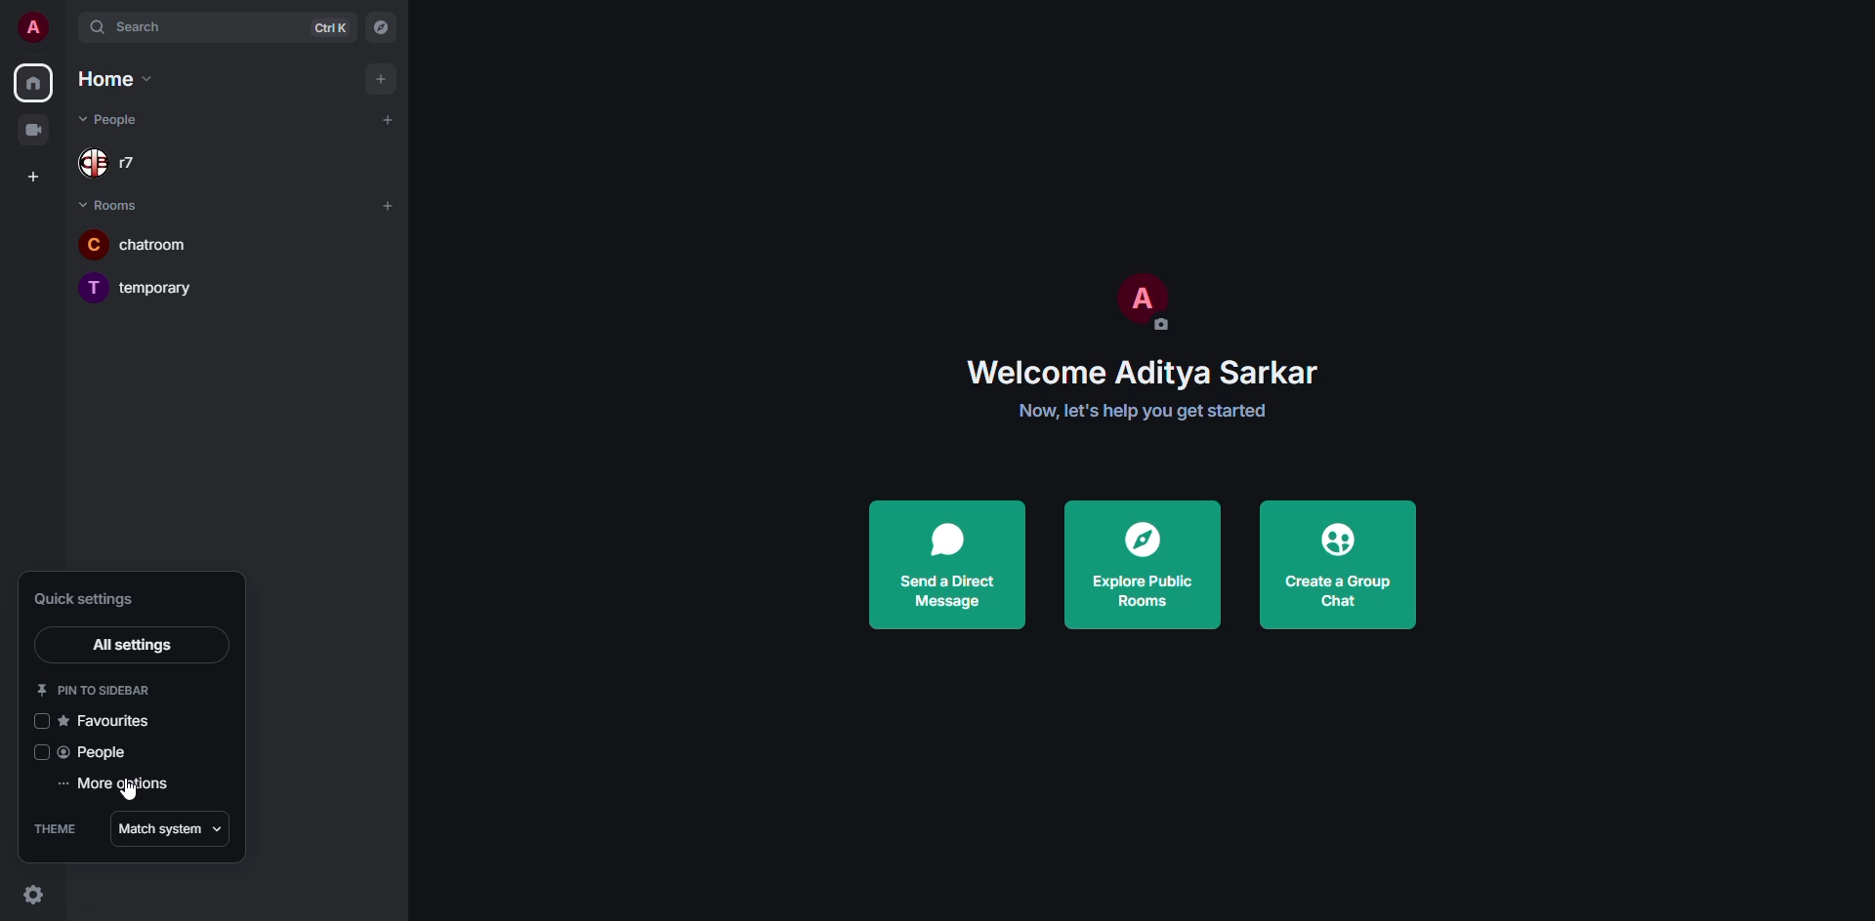 The height and width of the screenshot is (921, 1875). Describe the element at coordinates (391, 119) in the screenshot. I see `add` at that location.